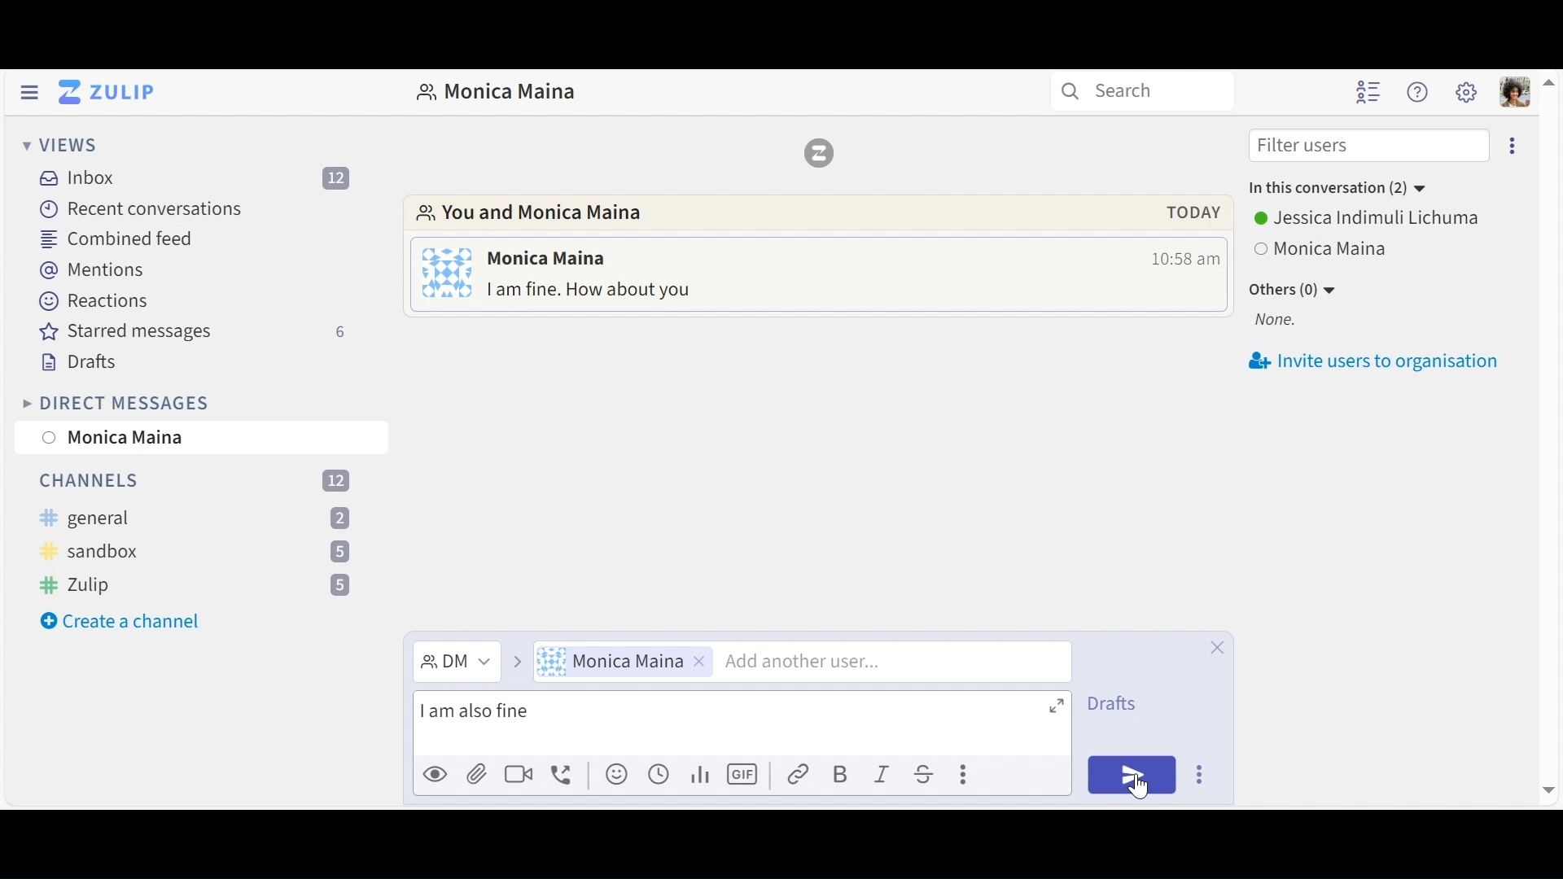  Describe the element at coordinates (1323, 248) in the screenshot. I see `View all users` at that location.